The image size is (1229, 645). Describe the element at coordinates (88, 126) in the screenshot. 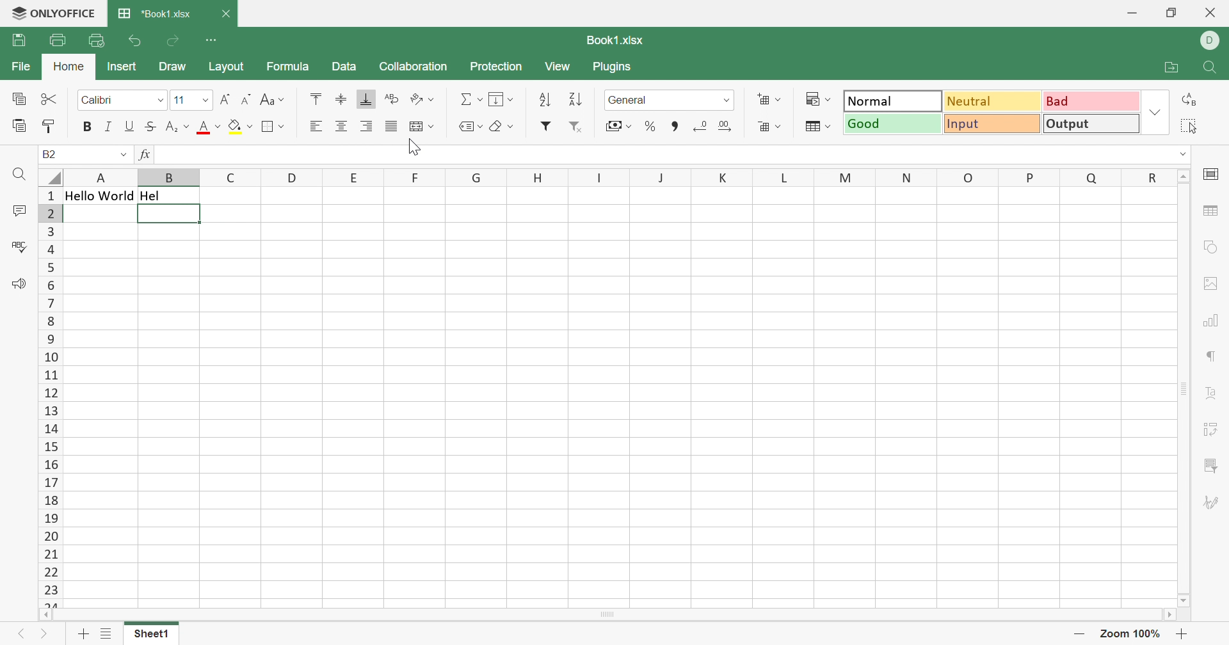

I see `Bold` at that location.